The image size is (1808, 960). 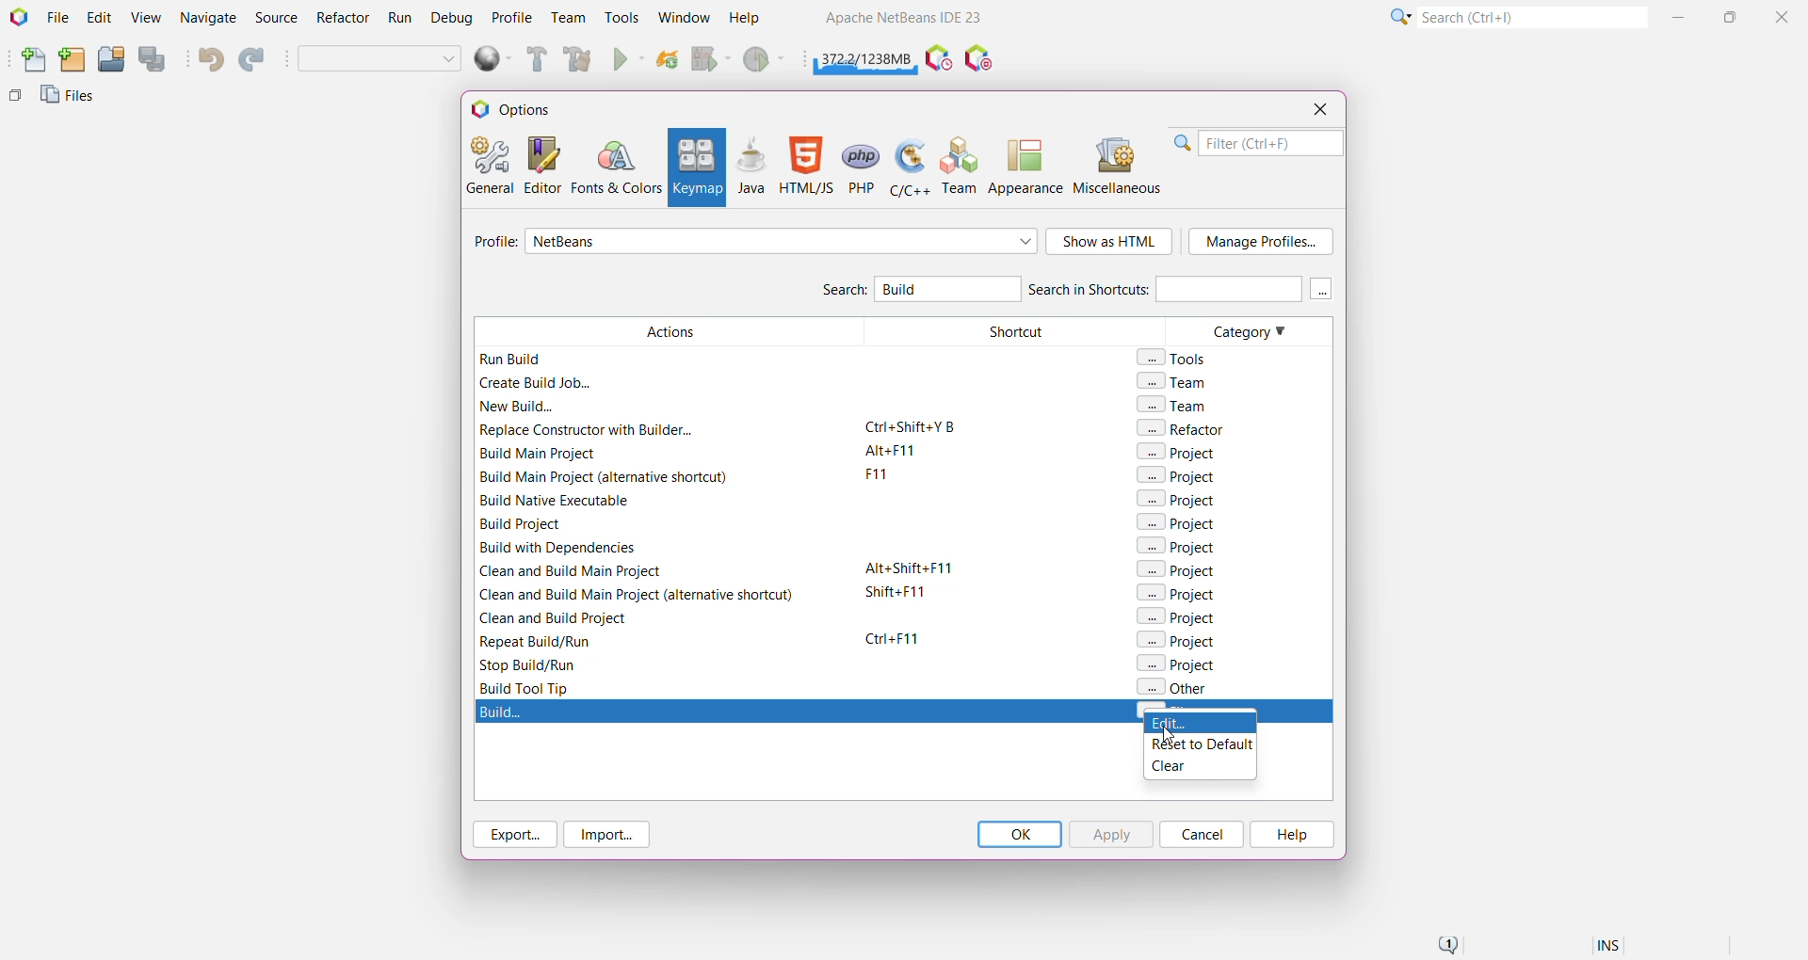 What do you see at coordinates (1446, 946) in the screenshot?
I see `Notifications` at bounding box center [1446, 946].